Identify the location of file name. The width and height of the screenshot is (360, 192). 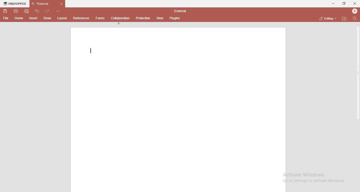
(180, 11).